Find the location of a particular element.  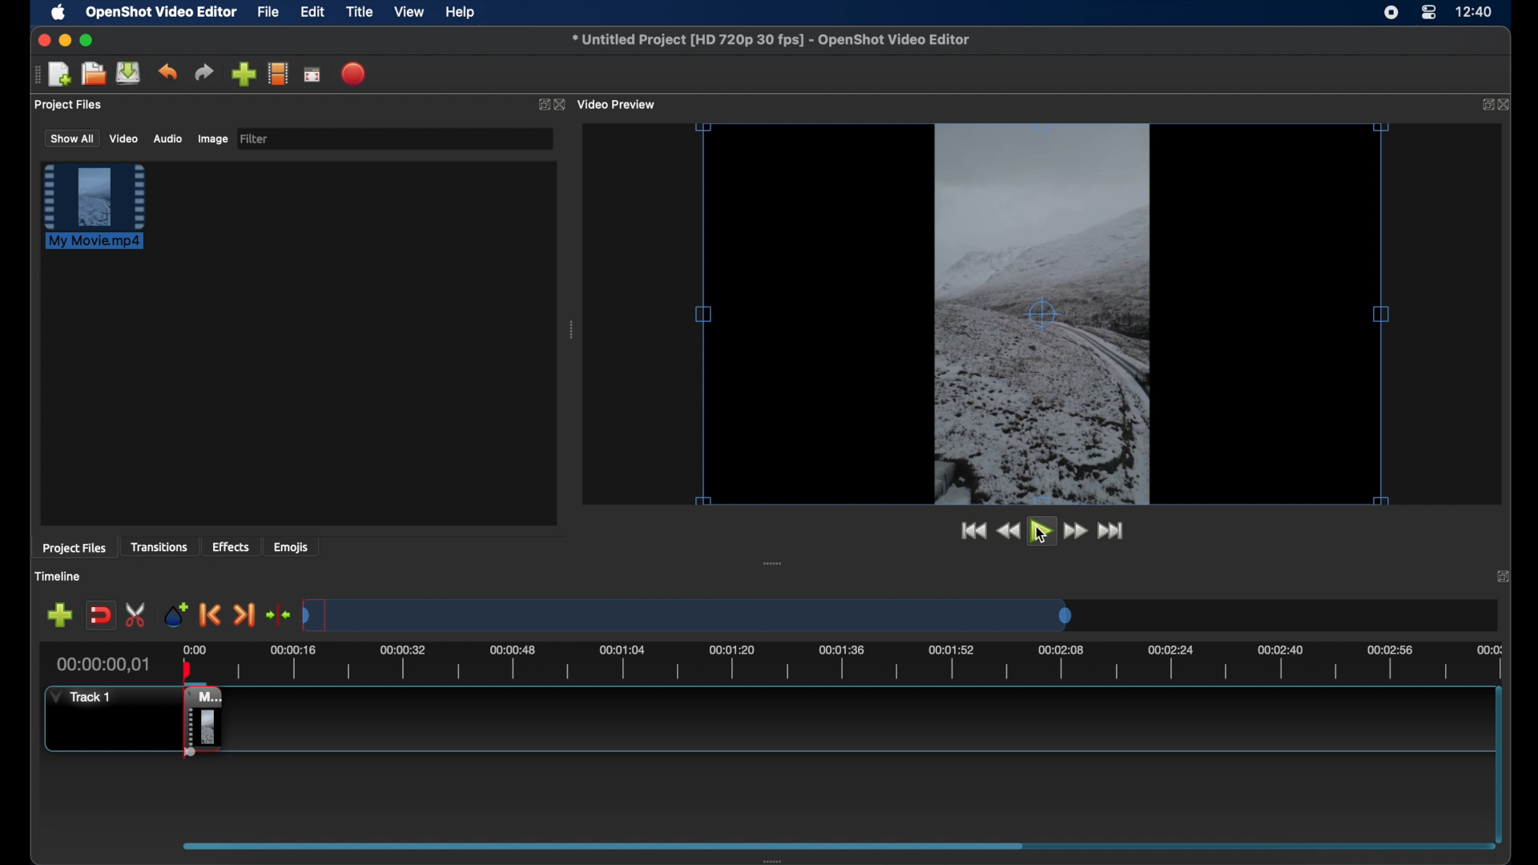

effects is located at coordinates (231, 546).